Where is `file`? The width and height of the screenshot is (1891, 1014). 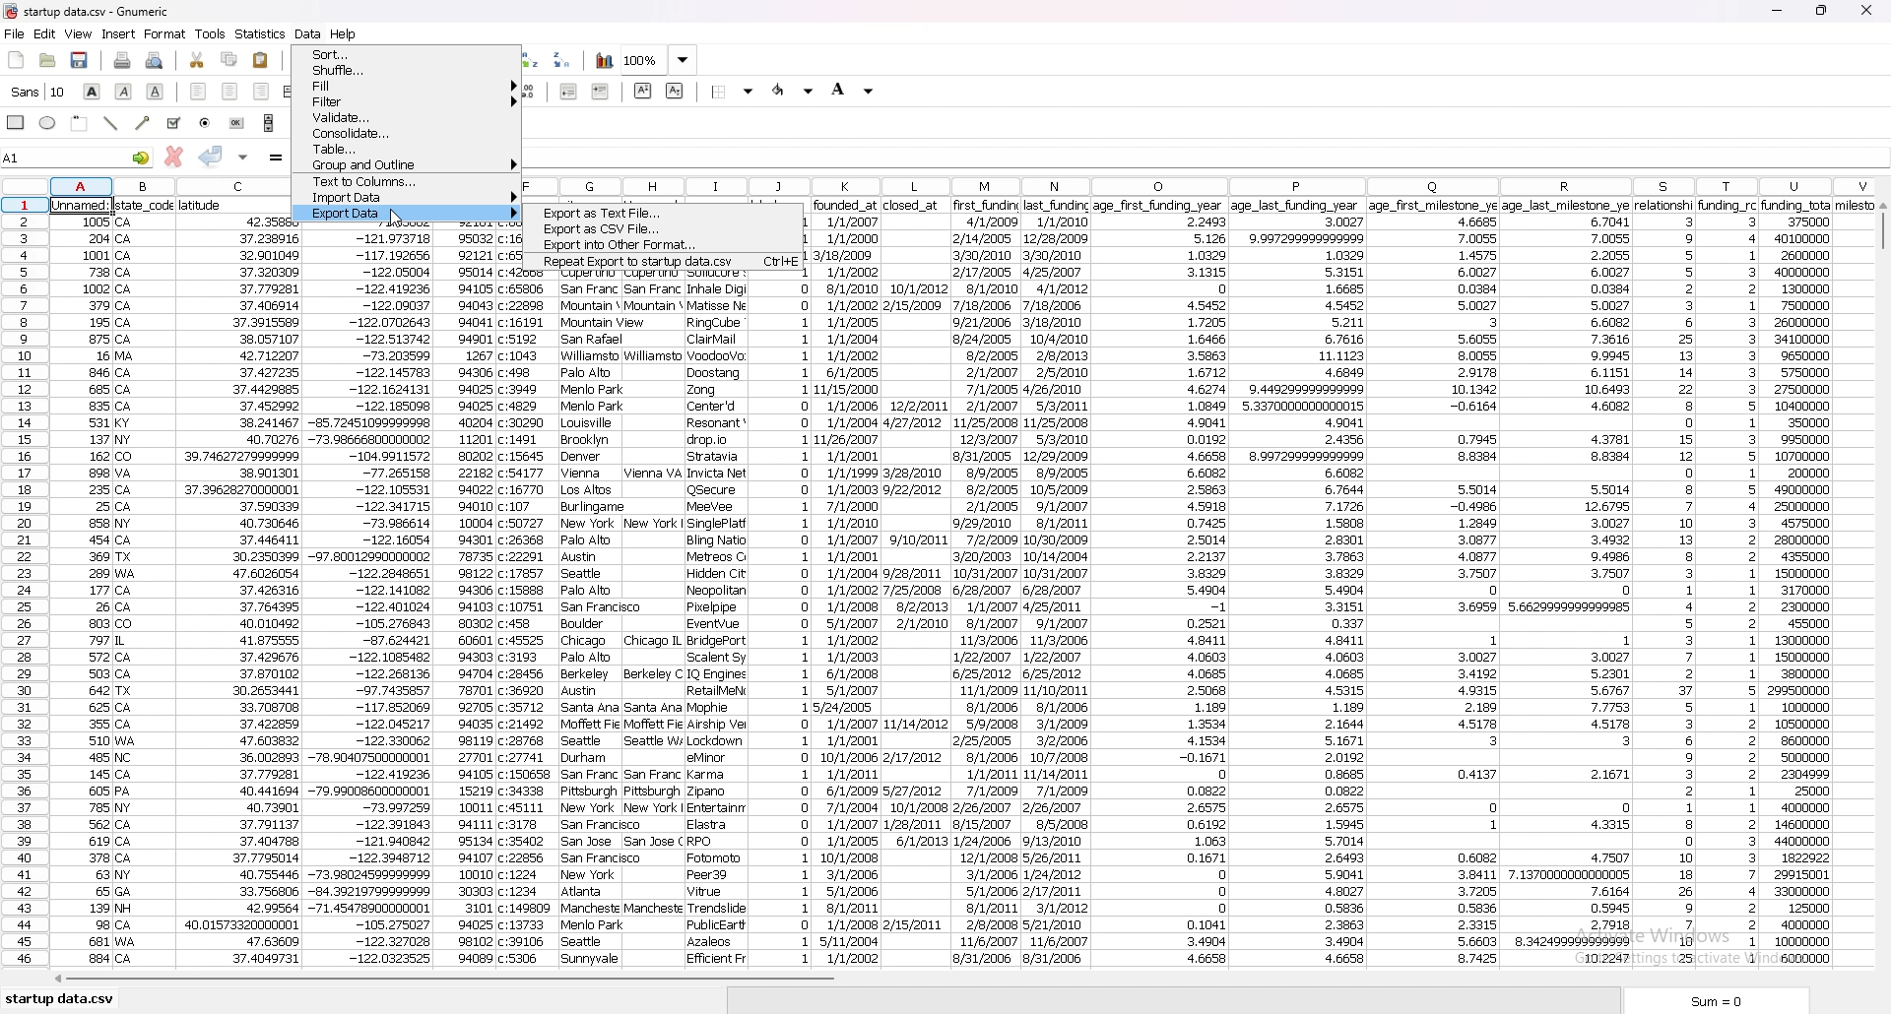 file is located at coordinates (15, 34).